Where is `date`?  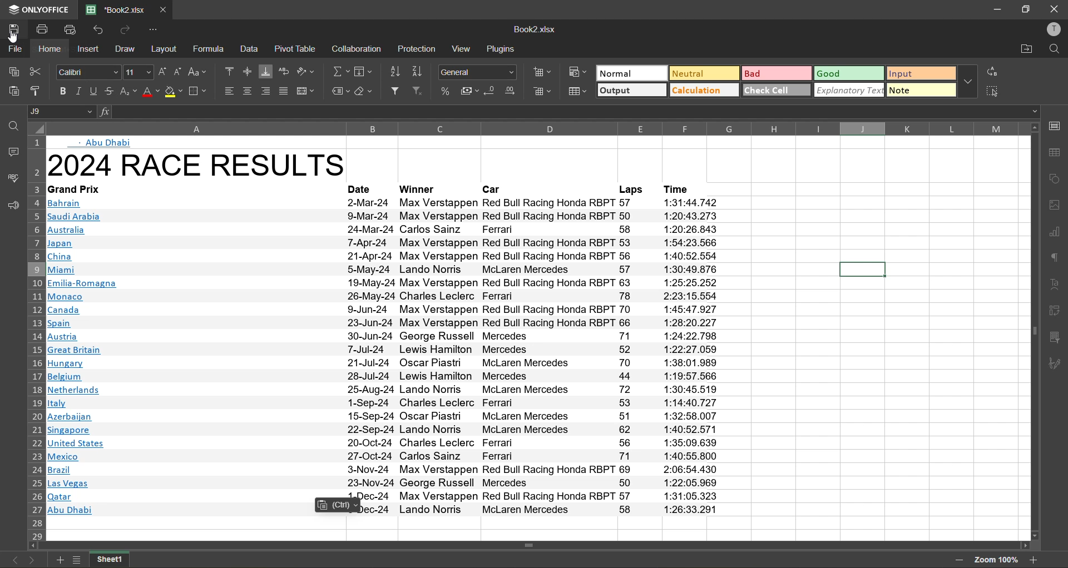 date is located at coordinates (359, 188).